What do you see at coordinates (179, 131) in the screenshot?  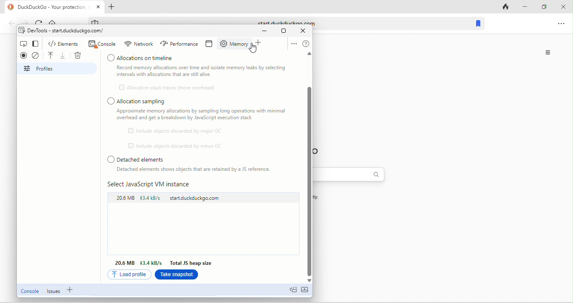 I see `include objects discarded by major gc` at bounding box center [179, 131].